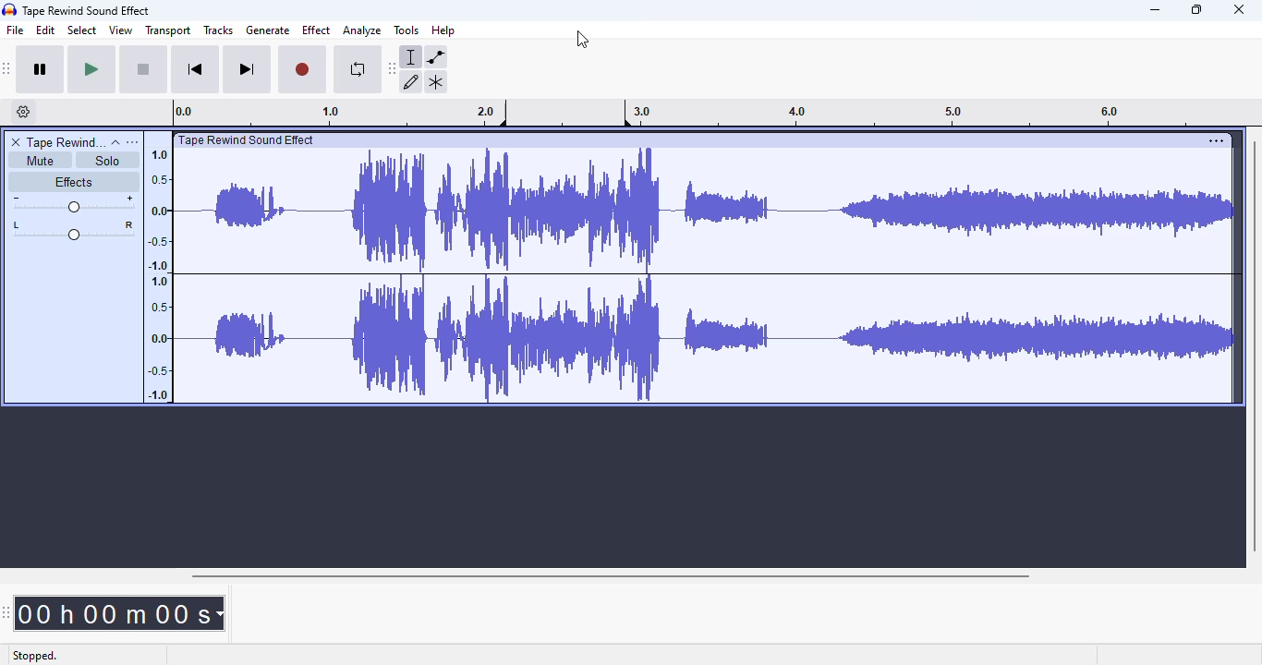  What do you see at coordinates (393, 67) in the screenshot?
I see `audacity tools toolbar` at bounding box center [393, 67].